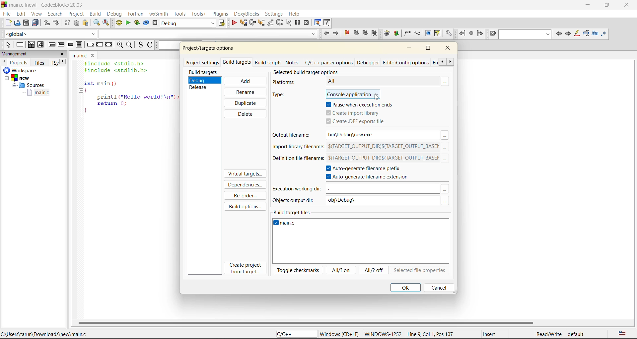 The height and width of the screenshot is (339, 637). Describe the element at coordinates (289, 23) in the screenshot. I see `step into instruction` at that location.